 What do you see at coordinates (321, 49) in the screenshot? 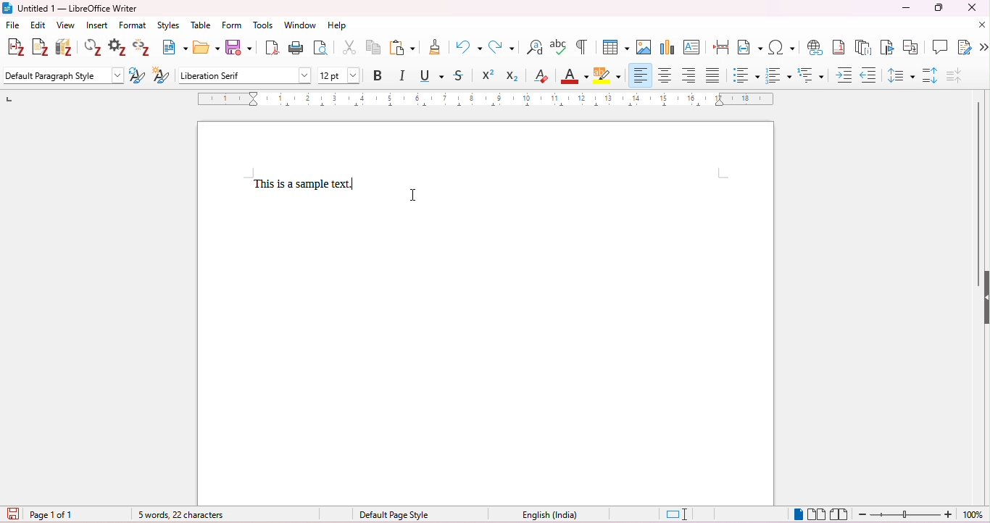
I see `toggle print preview` at bounding box center [321, 49].